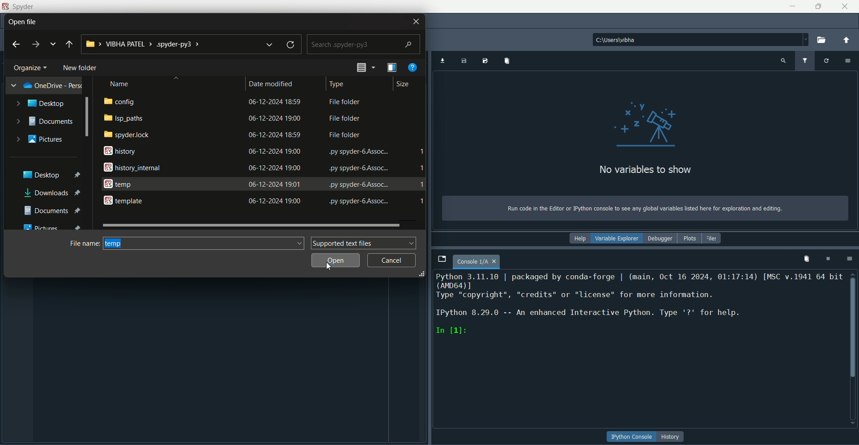 This screenshot has width=859, height=445. I want to click on page name, so click(478, 262).